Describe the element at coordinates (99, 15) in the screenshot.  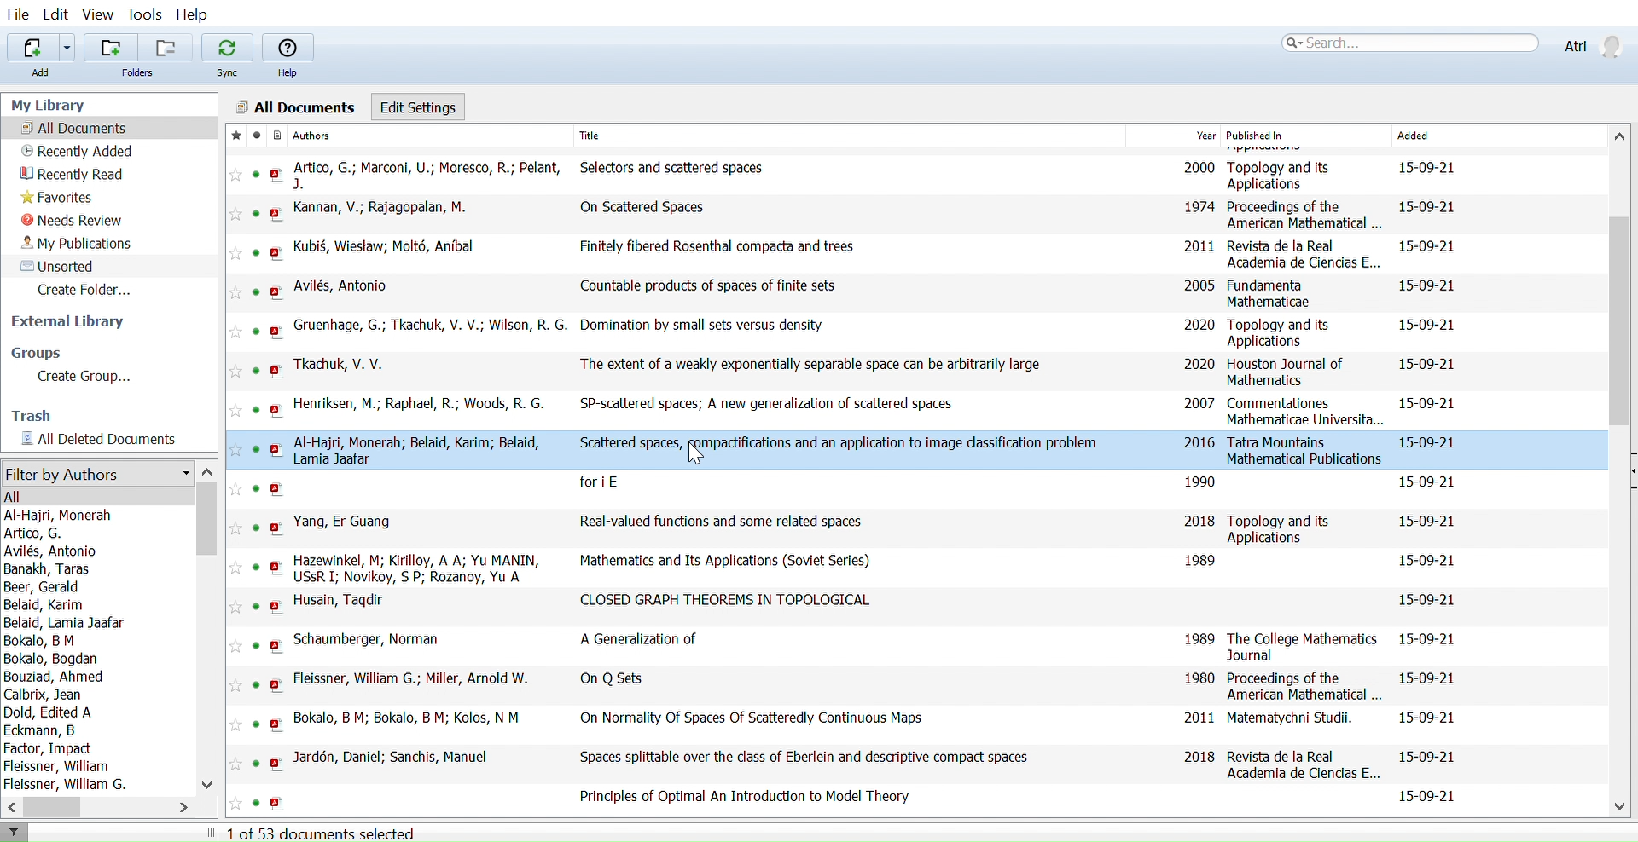
I see `View` at that location.